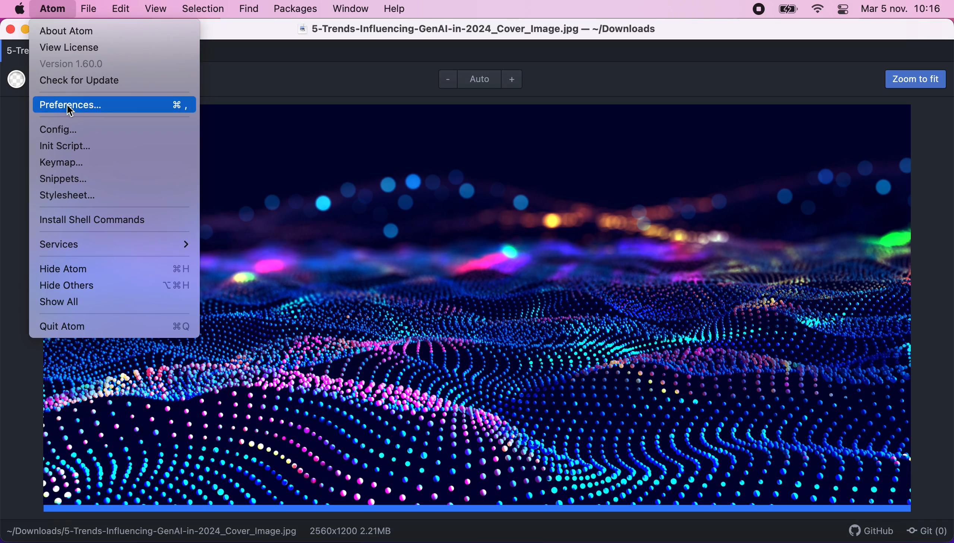 This screenshot has height=543, width=954. Describe the element at coordinates (74, 111) in the screenshot. I see `cursor` at that location.